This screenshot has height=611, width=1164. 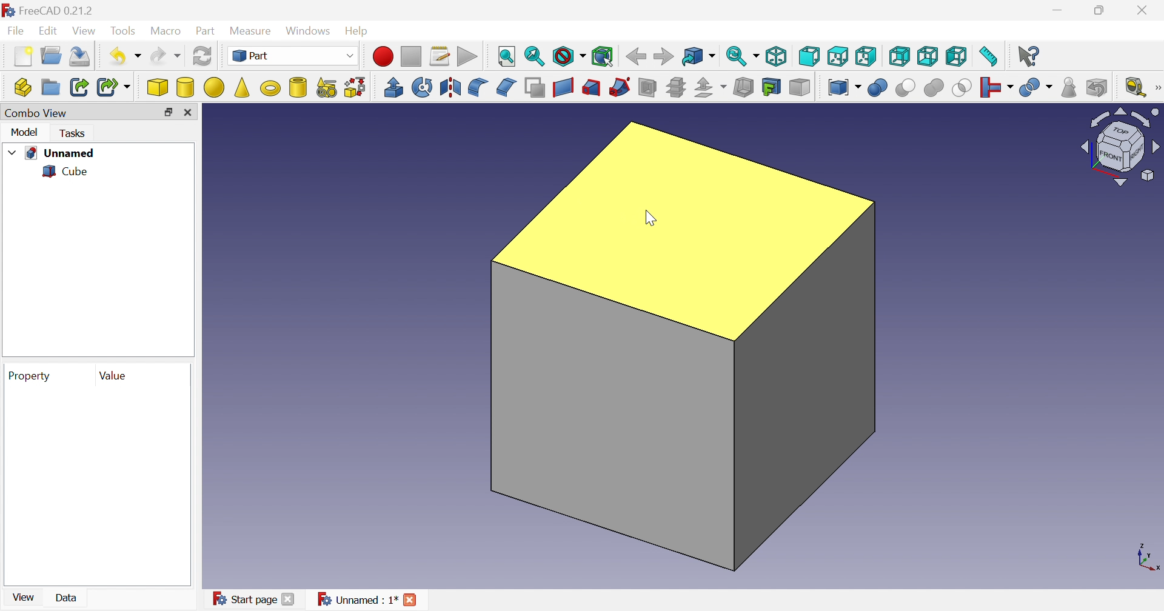 I want to click on Data, so click(x=66, y=597).